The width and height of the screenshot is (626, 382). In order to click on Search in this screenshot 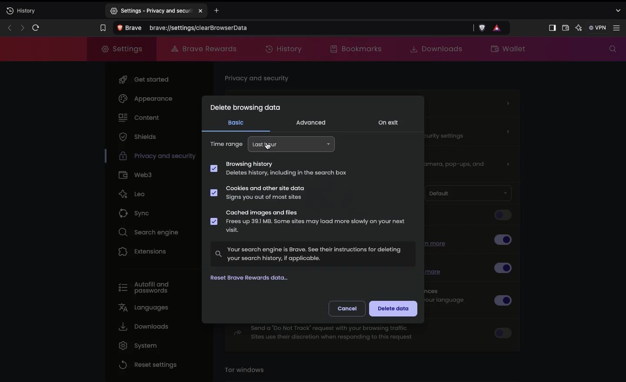, I will do `click(610, 49)`.